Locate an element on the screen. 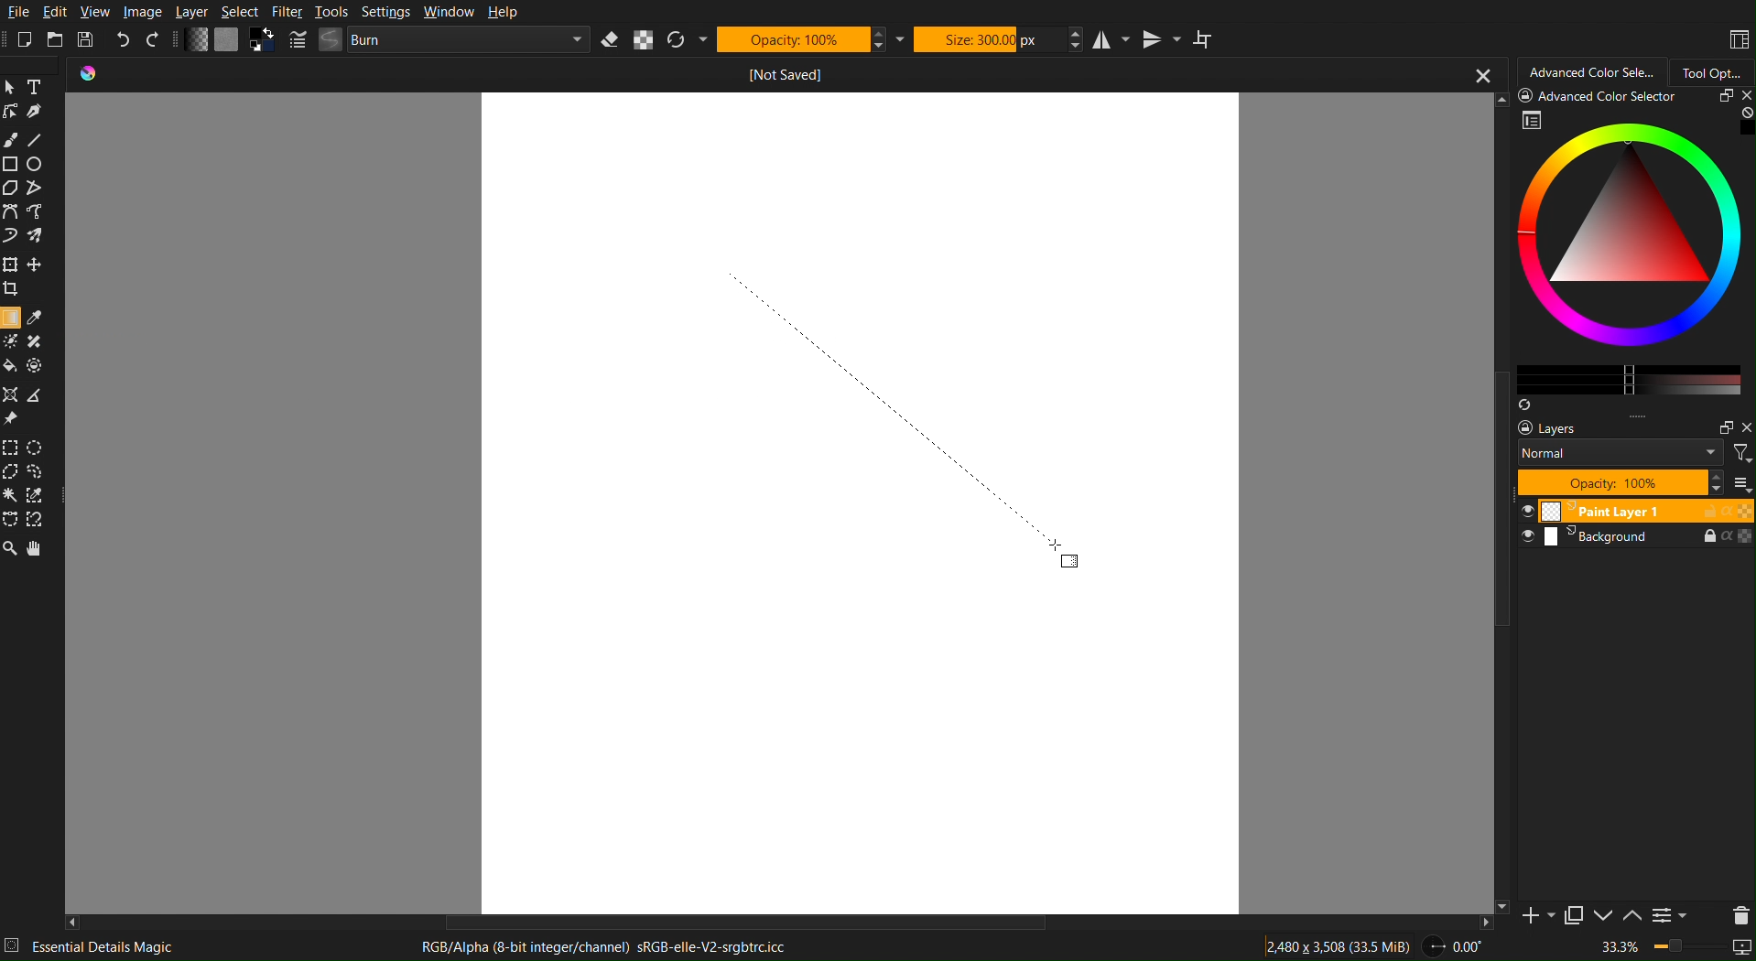  Image is located at coordinates (142, 12).